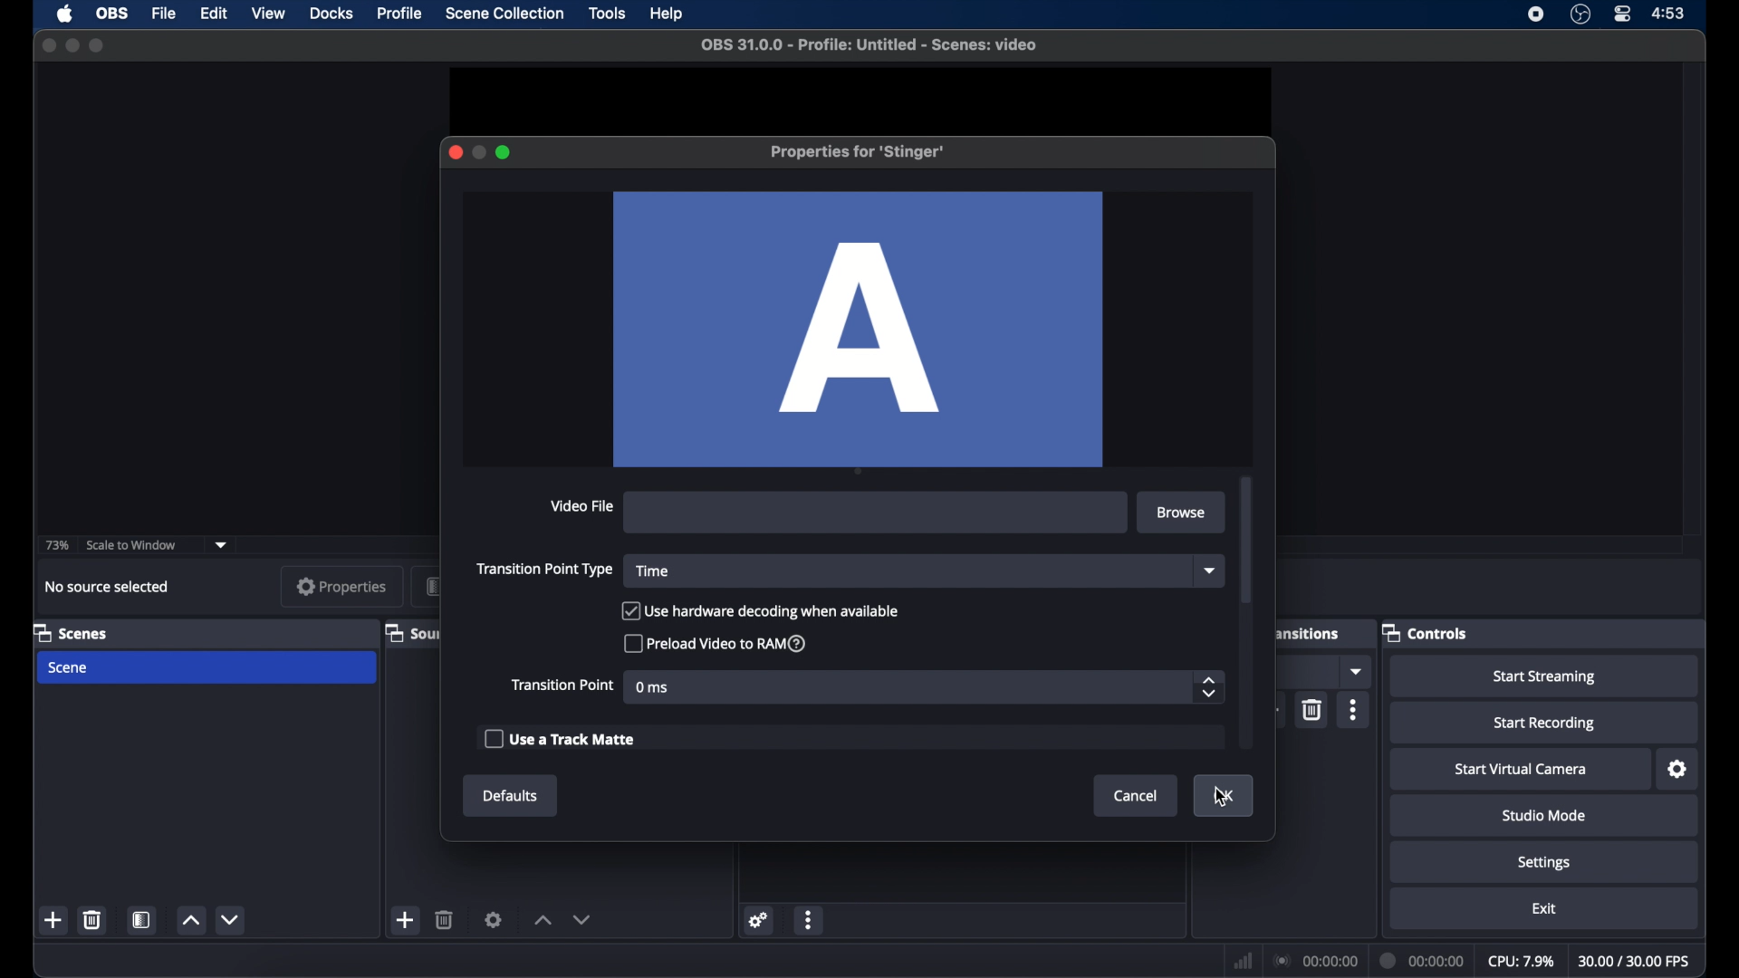  What do you see at coordinates (652, 571) in the screenshot?
I see `time` at bounding box center [652, 571].